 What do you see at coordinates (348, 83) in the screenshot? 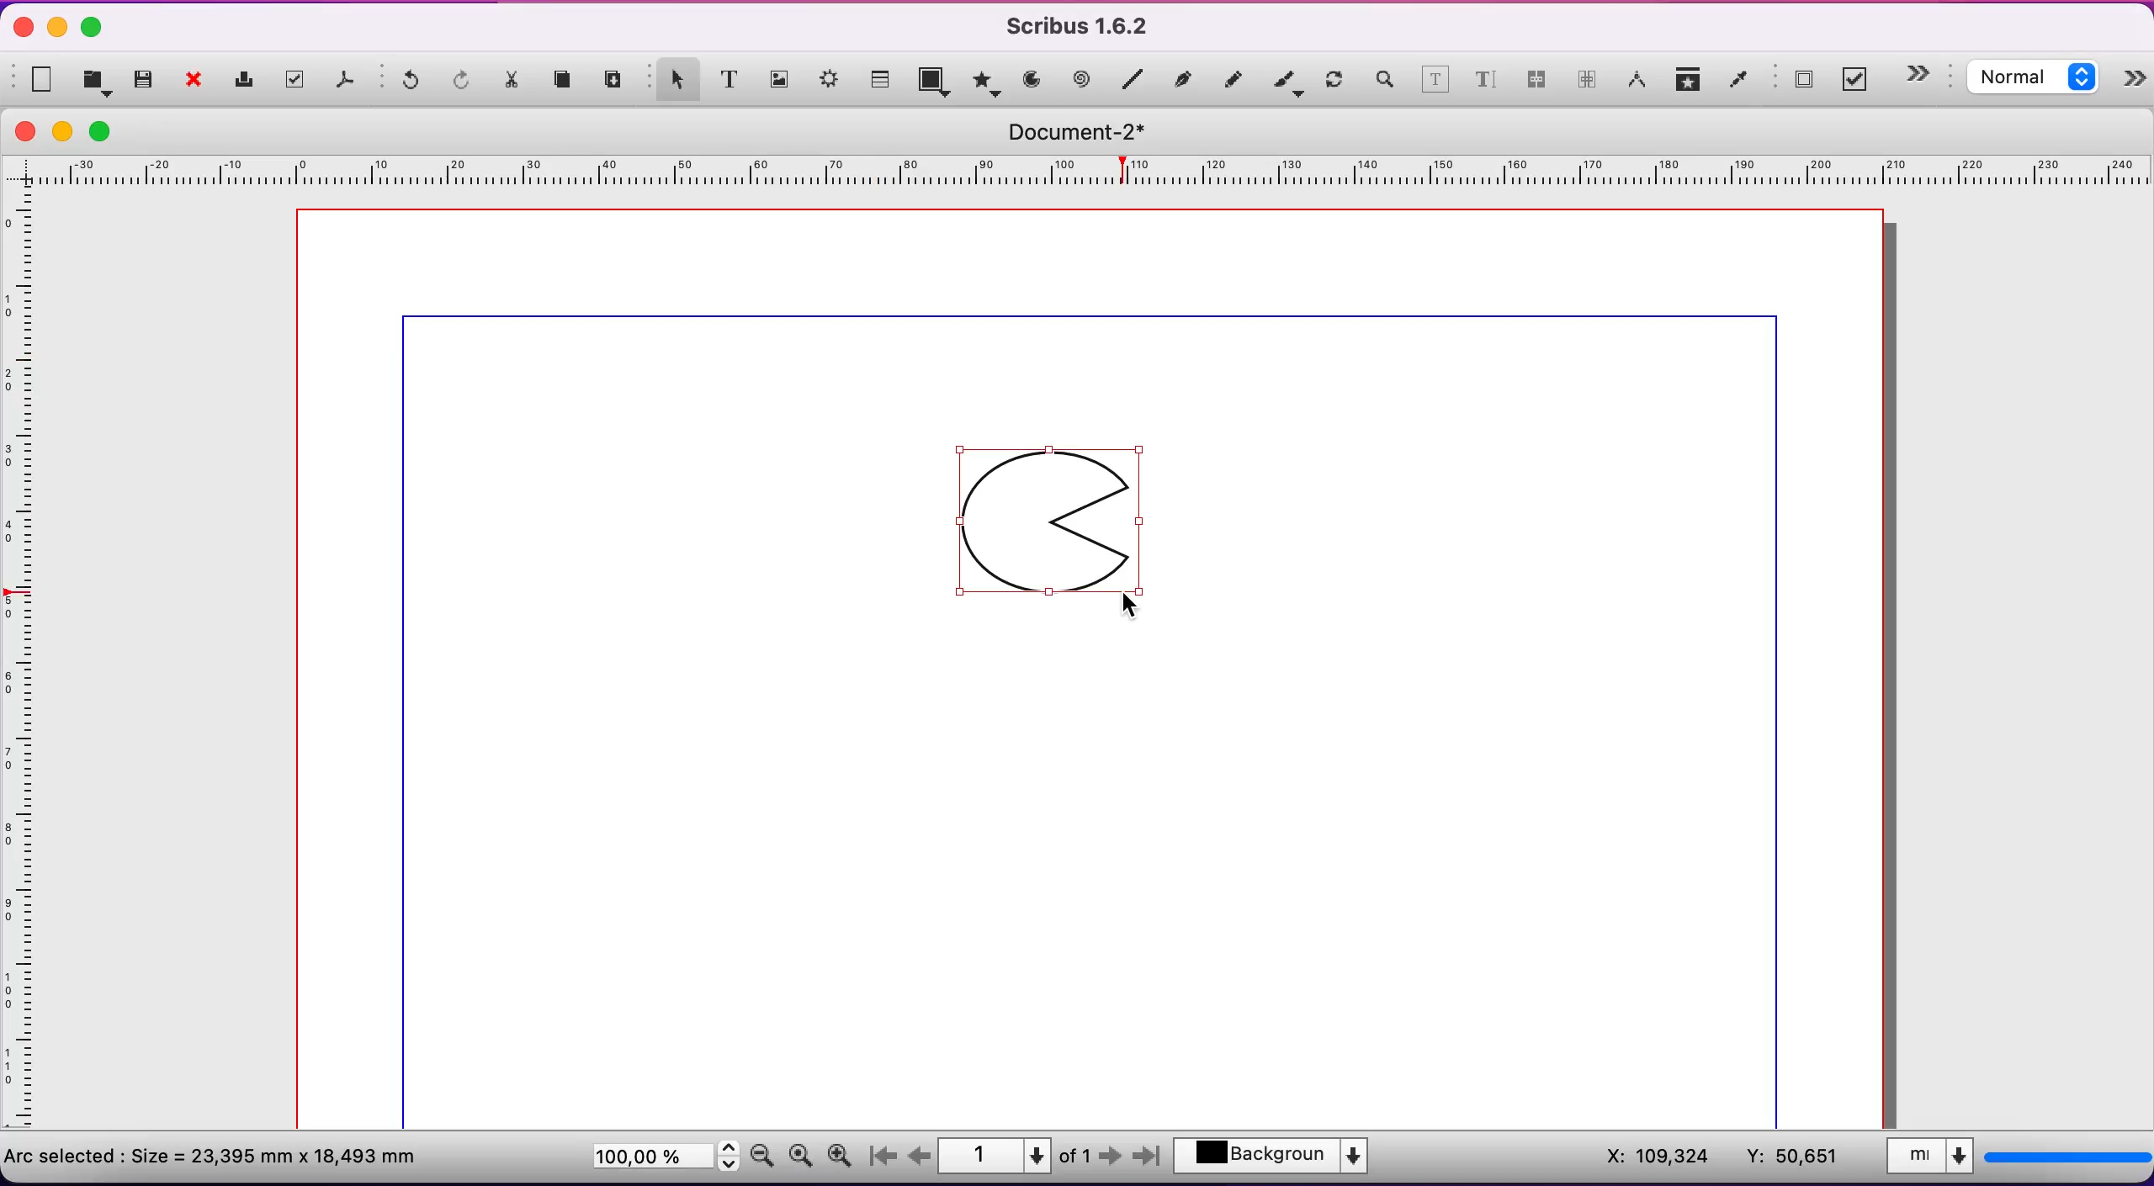
I see `export as pdf` at bounding box center [348, 83].